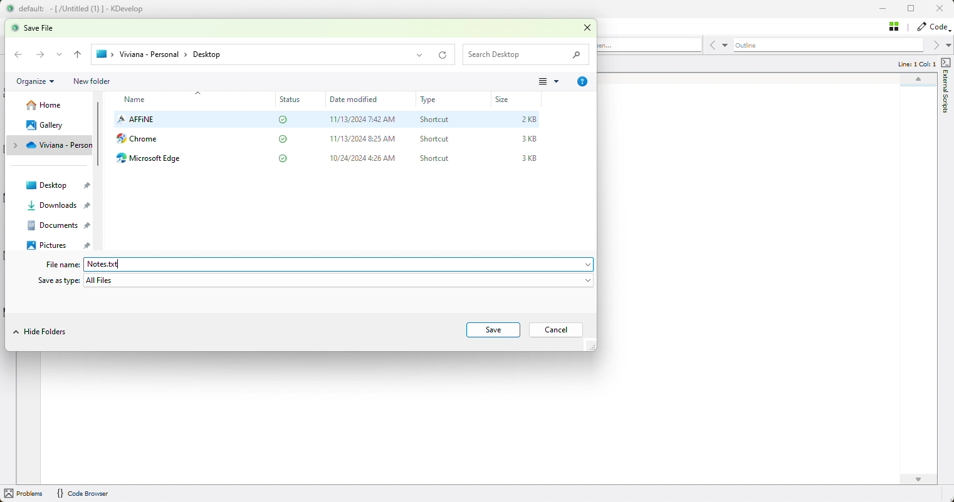 This screenshot has width=954, height=502. I want to click on affine, so click(137, 120).